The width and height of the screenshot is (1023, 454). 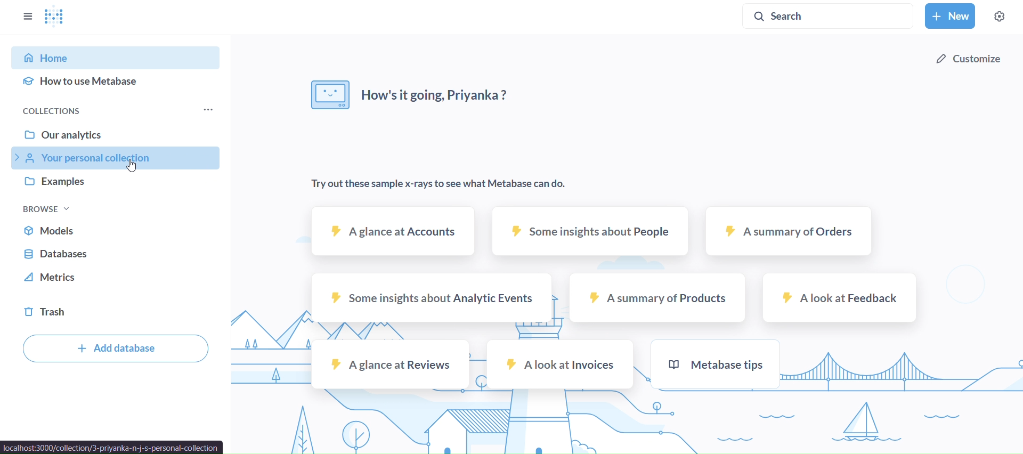 What do you see at coordinates (80, 112) in the screenshot?
I see `collections` at bounding box center [80, 112].